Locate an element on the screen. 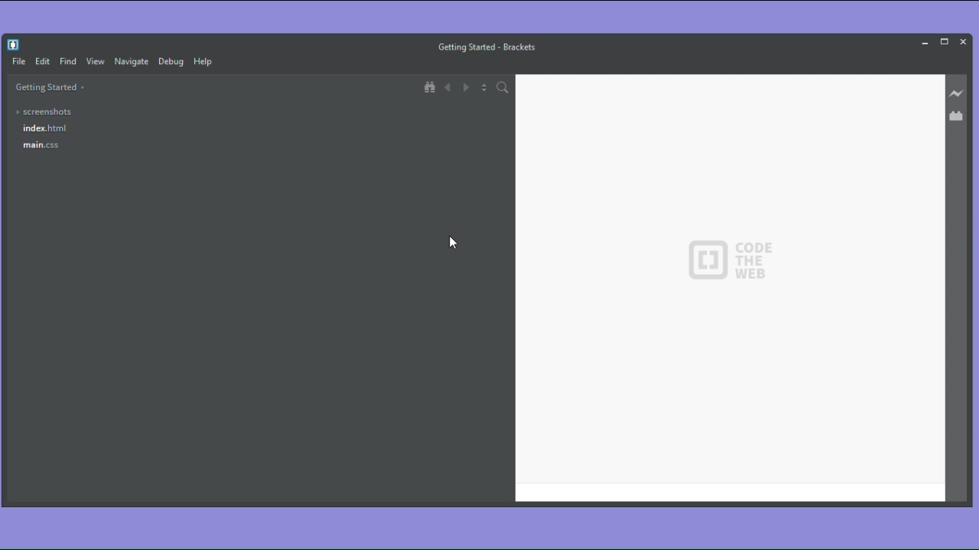 Image resolution: width=979 pixels, height=550 pixels. Navigate is located at coordinates (133, 63).